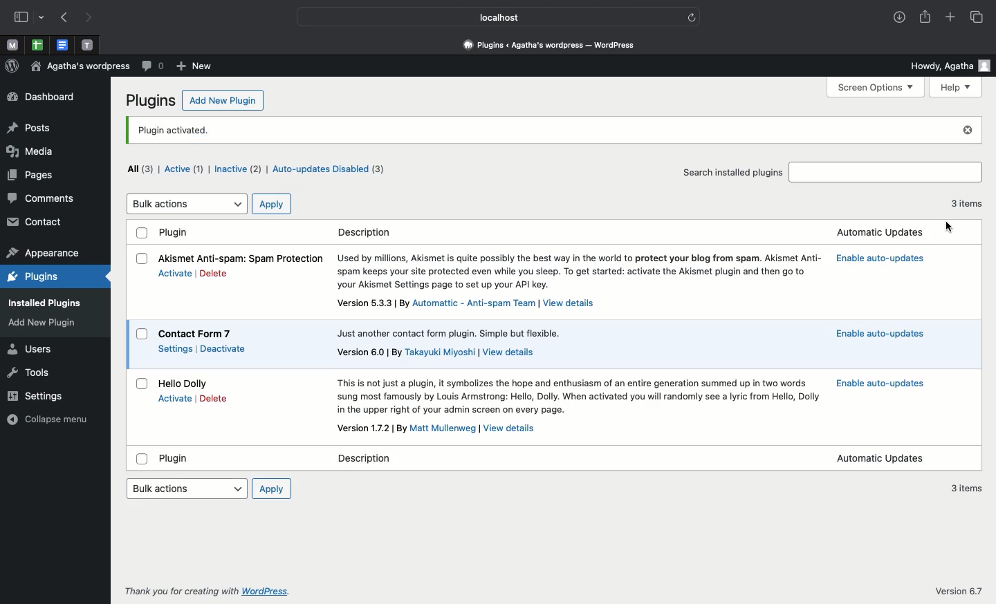 This screenshot has height=604, width=996. Describe the element at coordinates (186, 204) in the screenshot. I see `Bulk actions` at that location.